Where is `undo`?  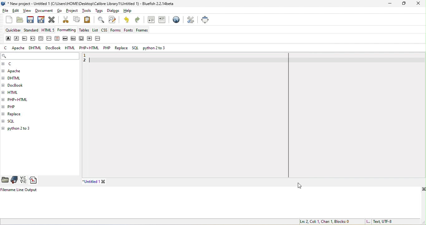
undo is located at coordinates (128, 20).